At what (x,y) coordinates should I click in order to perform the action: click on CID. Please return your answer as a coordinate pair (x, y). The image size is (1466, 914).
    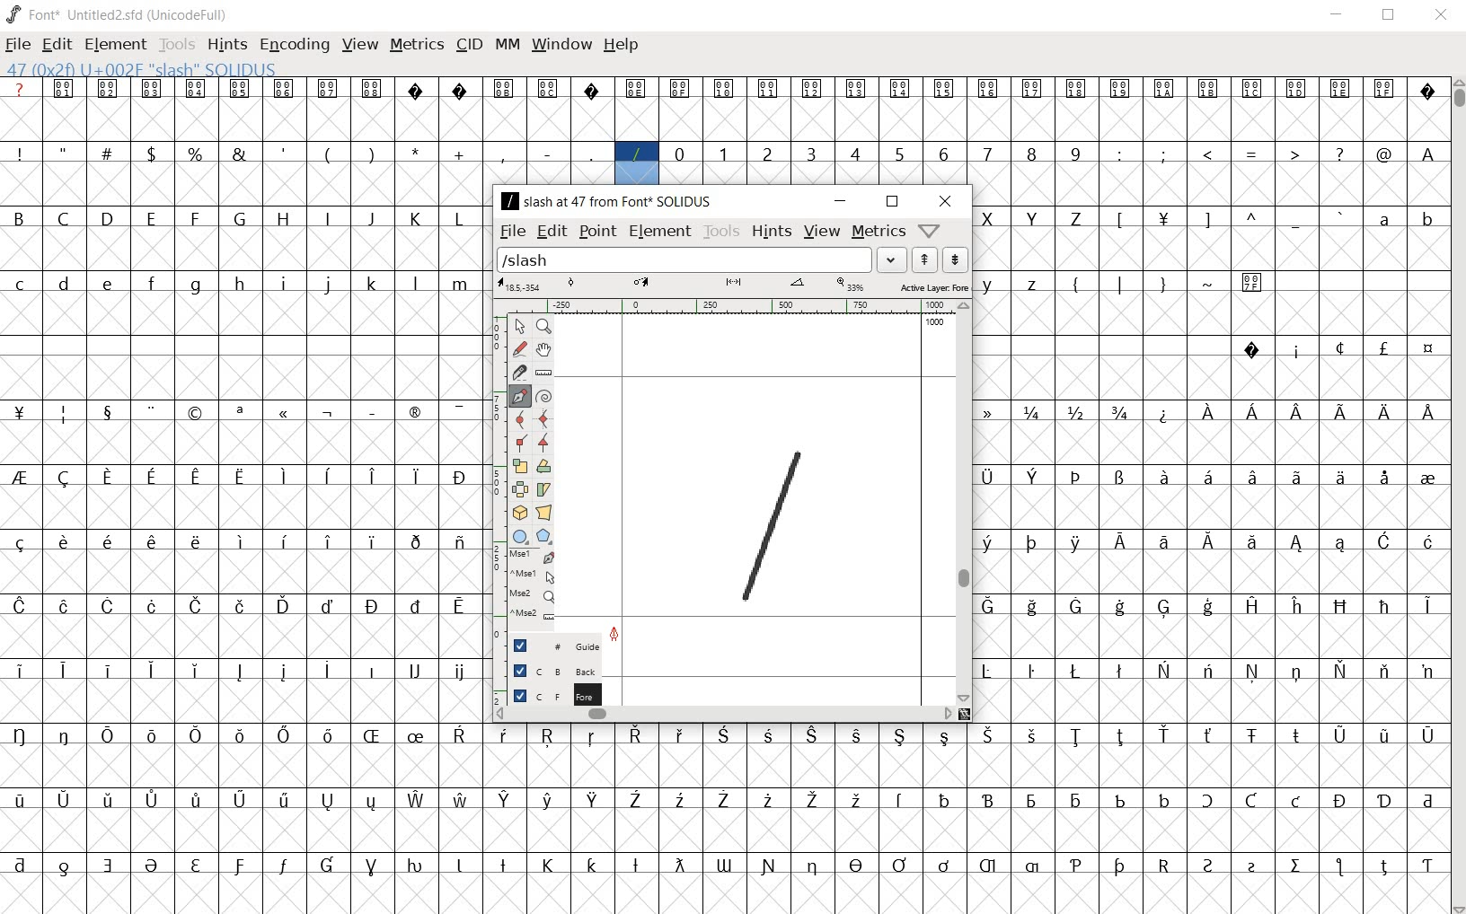
    Looking at the image, I should click on (469, 45).